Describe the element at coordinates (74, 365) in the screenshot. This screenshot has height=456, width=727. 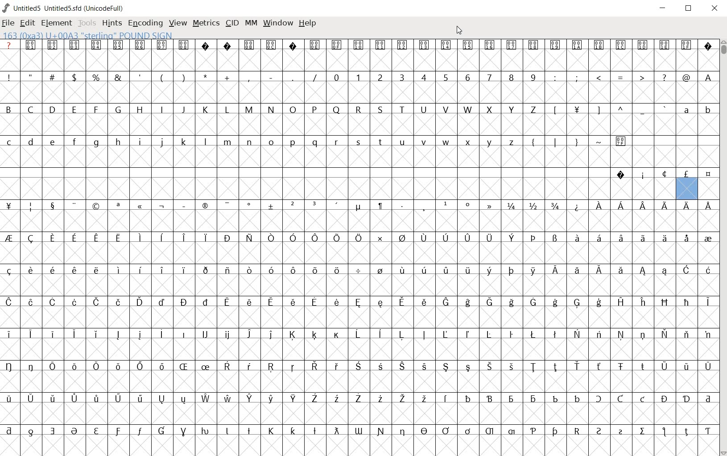
I see `Symbol` at that location.